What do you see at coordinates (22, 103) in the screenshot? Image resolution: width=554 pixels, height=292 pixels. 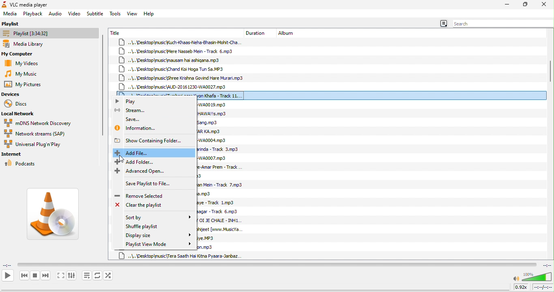 I see `discs` at bounding box center [22, 103].